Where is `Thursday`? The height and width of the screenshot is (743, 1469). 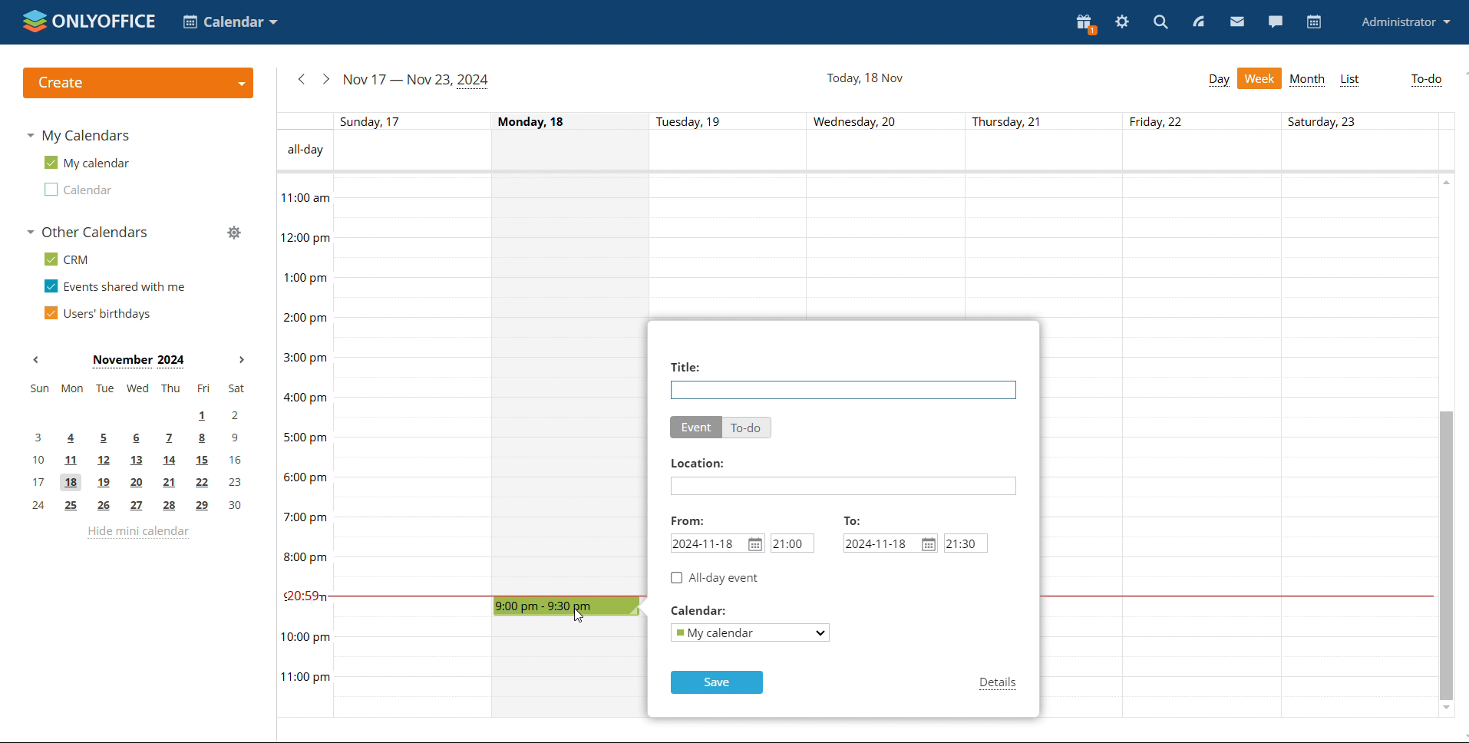
Thursday is located at coordinates (1085, 446).